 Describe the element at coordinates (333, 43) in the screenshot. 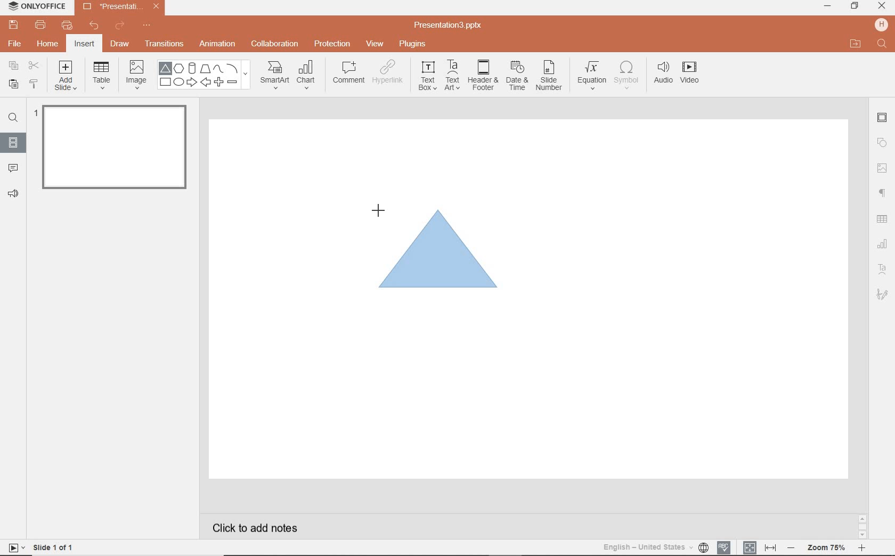

I see `PROTECTION` at that location.